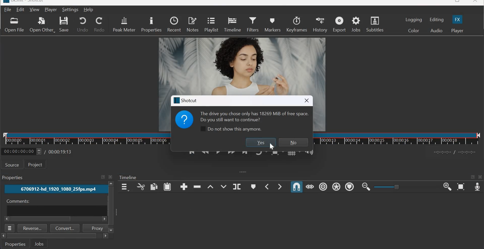  What do you see at coordinates (437, 20) in the screenshot?
I see `Editing` at bounding box center [437, 20].